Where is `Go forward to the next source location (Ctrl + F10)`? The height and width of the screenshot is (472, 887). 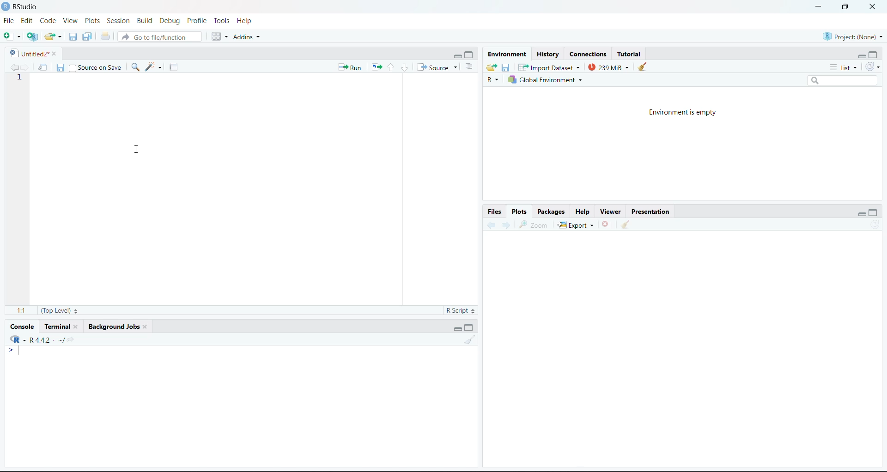 Go forward to the next source location (Ctrl + F10) is located at coordinates (26, 66).